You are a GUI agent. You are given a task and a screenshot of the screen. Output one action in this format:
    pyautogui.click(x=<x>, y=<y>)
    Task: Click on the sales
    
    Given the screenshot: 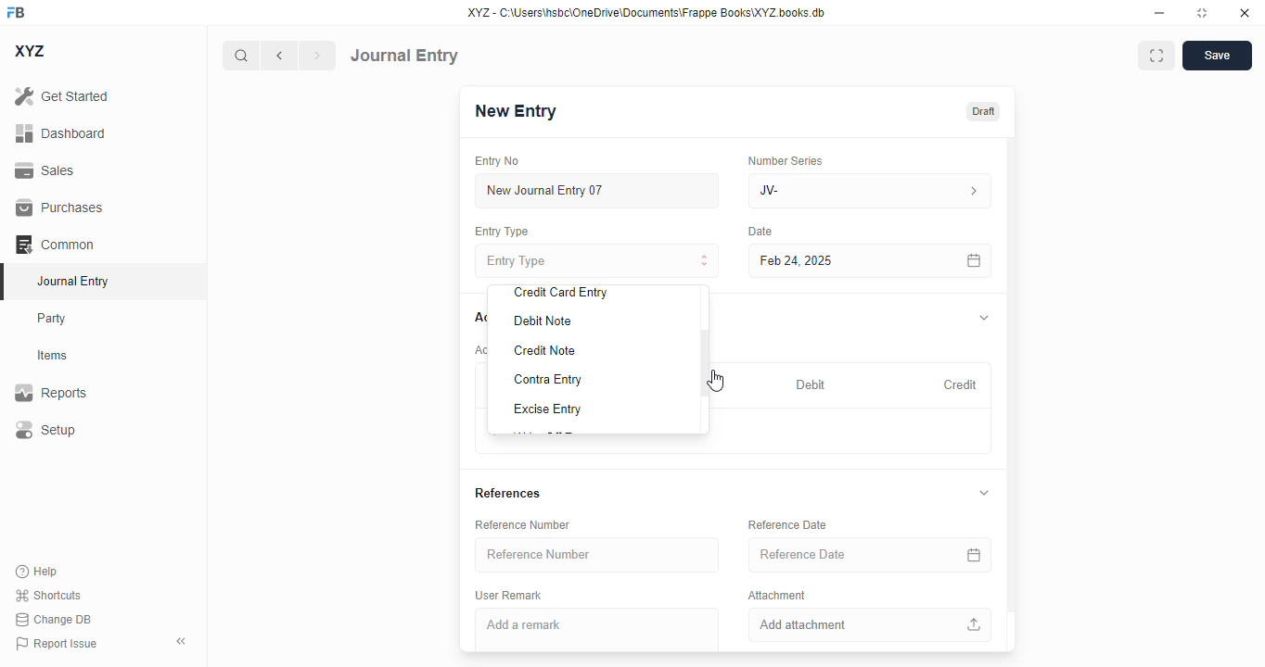 What is the action you would take?
    pyautogui.click(x=45, y=170)
    